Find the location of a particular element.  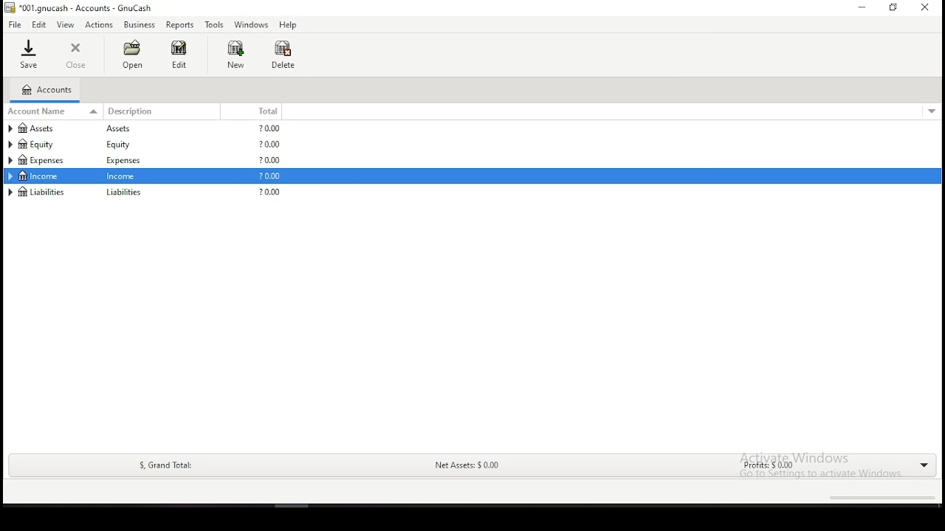

close window is located at coordinates (926, 7).